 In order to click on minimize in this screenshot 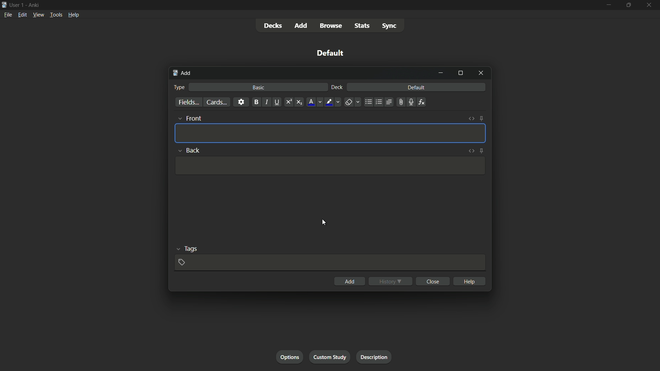, I will do `click(441, 73)`.